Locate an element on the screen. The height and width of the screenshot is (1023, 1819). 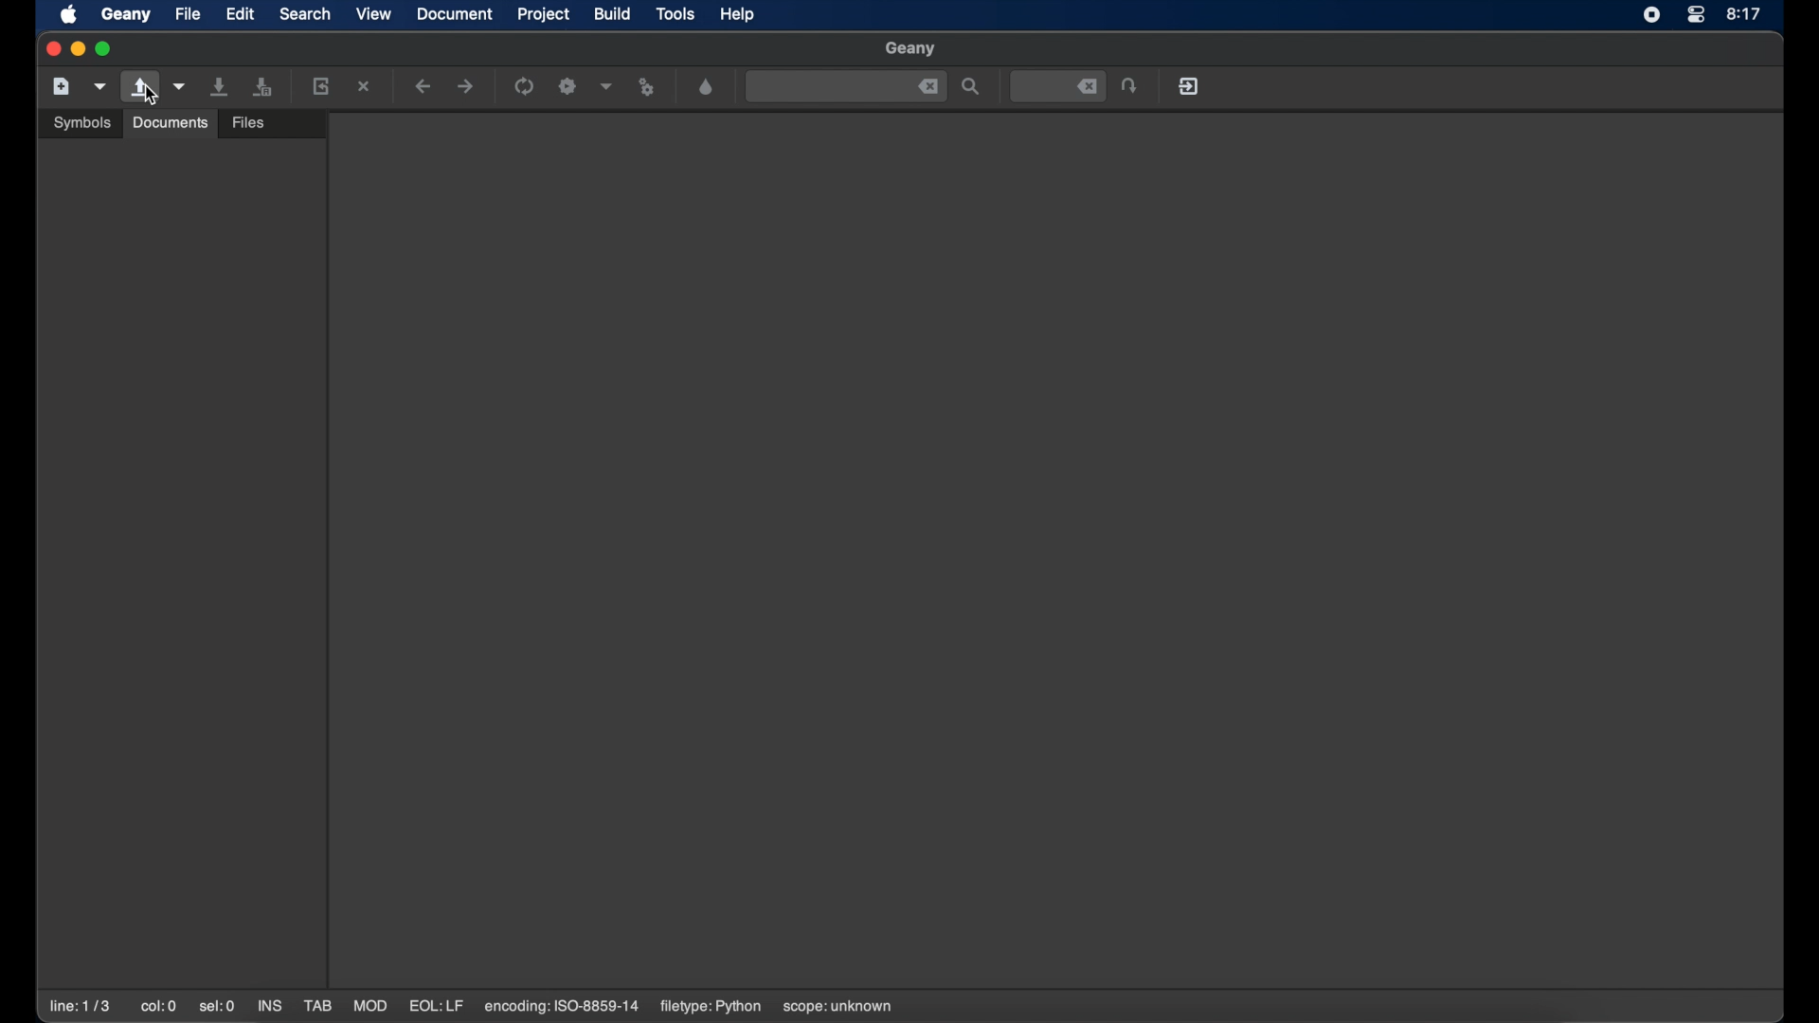
line: 1/3 is located at coordinates (80, 1006).